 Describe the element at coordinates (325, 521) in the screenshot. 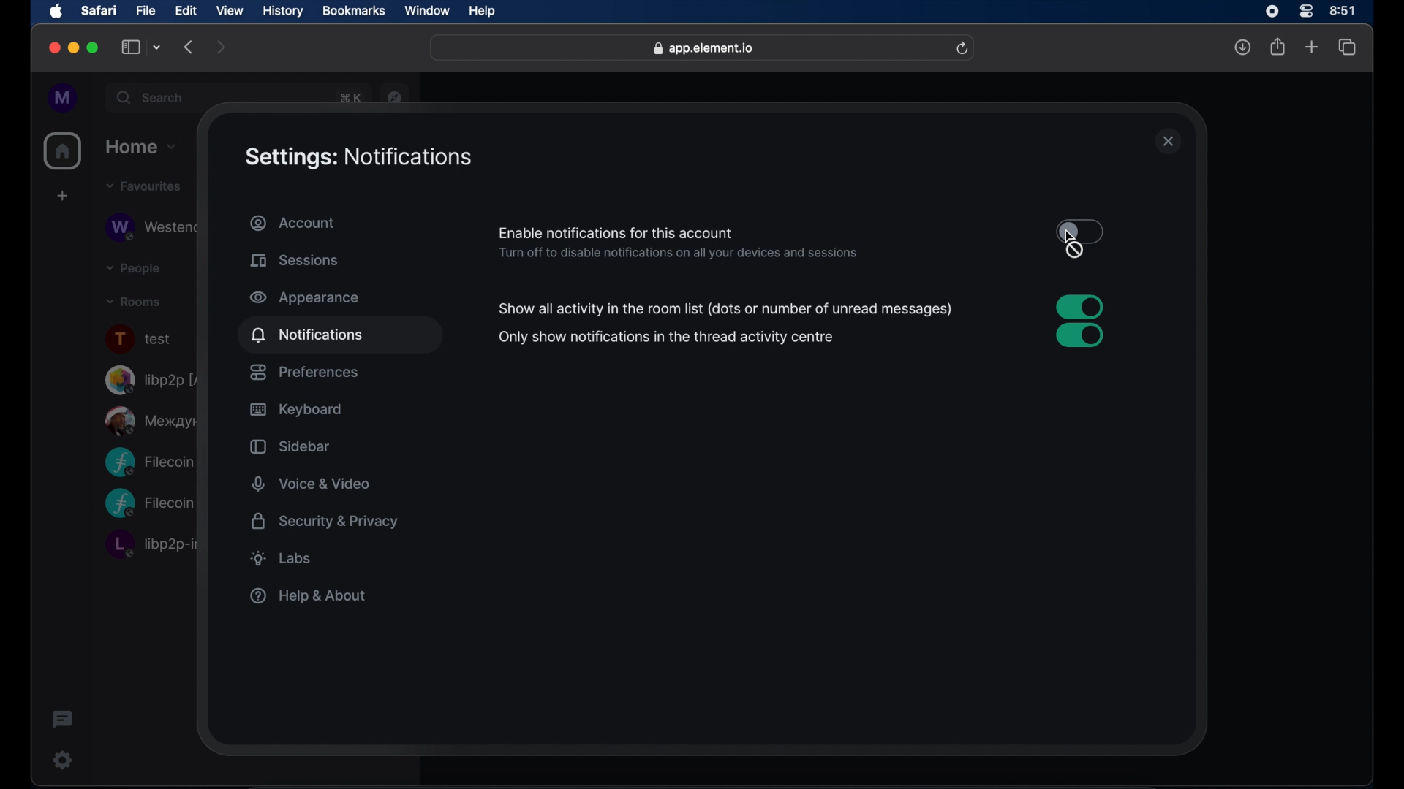

I see `security and privacy` at that location.